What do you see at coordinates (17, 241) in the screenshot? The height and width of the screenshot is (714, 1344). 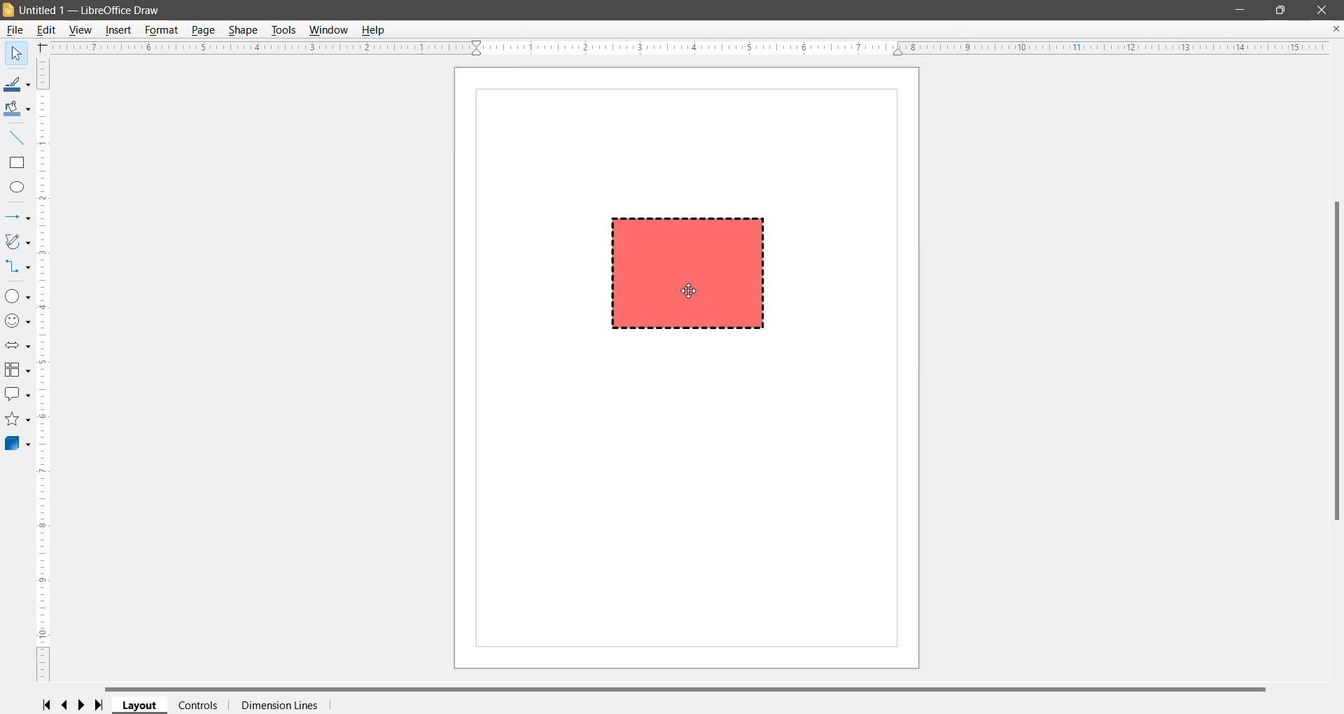 I see `Curves and Polygons` at bounding box center [17, 241].